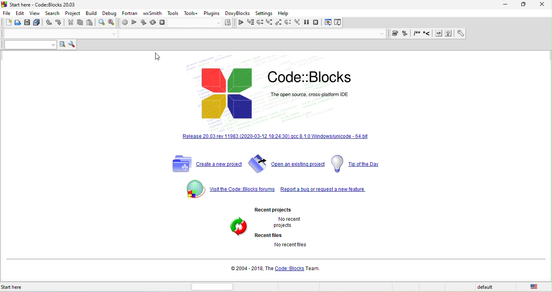  What do you see at coordinates (26, 23) in the screenshot?
I see `save` at bounding box center [26, 23].